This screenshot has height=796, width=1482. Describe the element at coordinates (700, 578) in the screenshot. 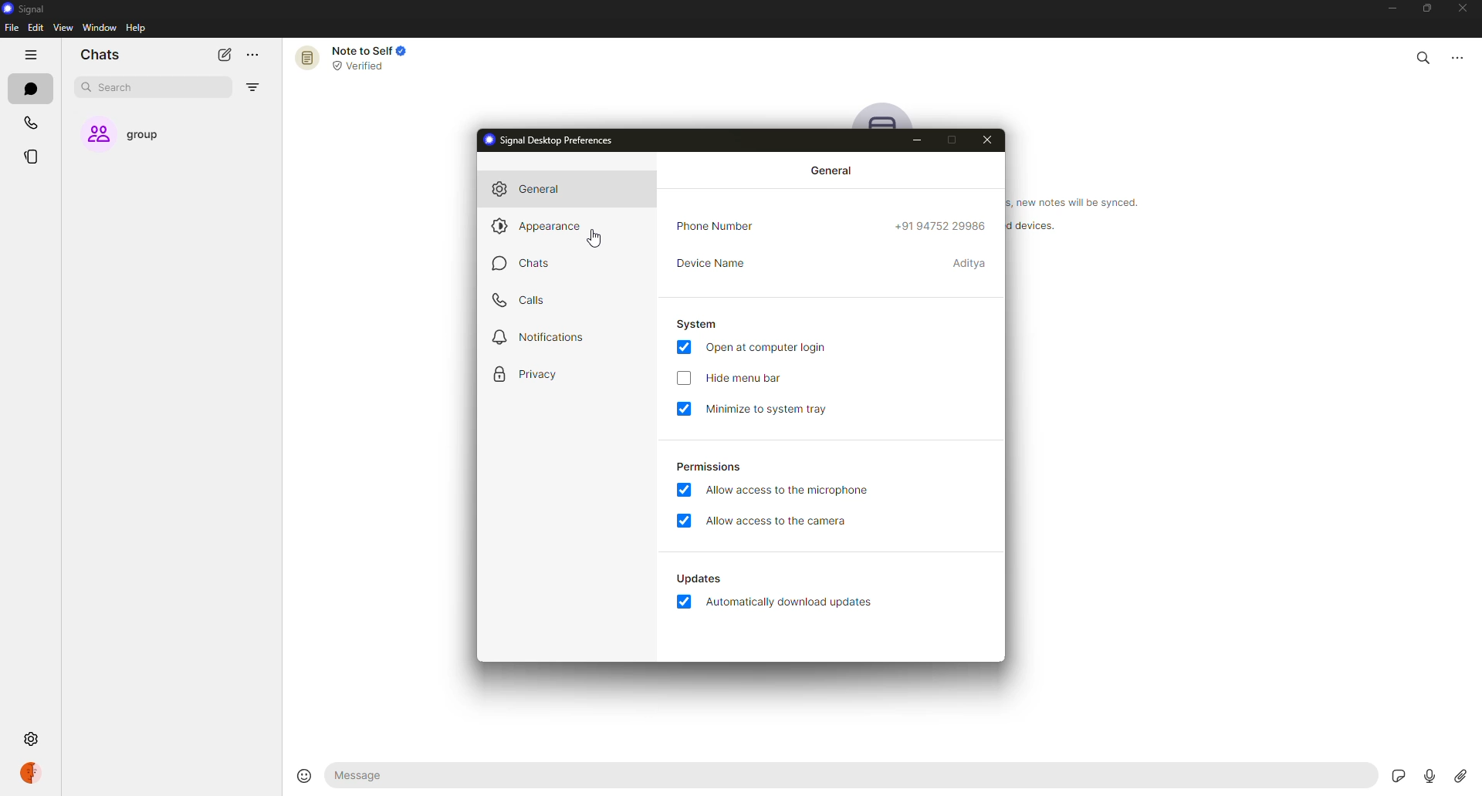

I see `updates` at that location.